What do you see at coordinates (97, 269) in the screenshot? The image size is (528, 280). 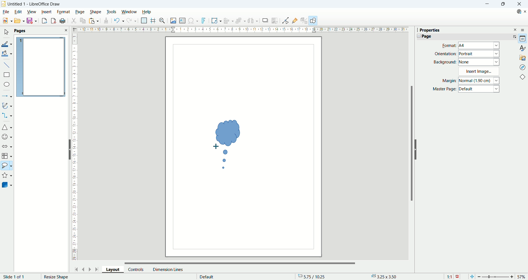 I see `go to last page` at bounding box center [97, 269].